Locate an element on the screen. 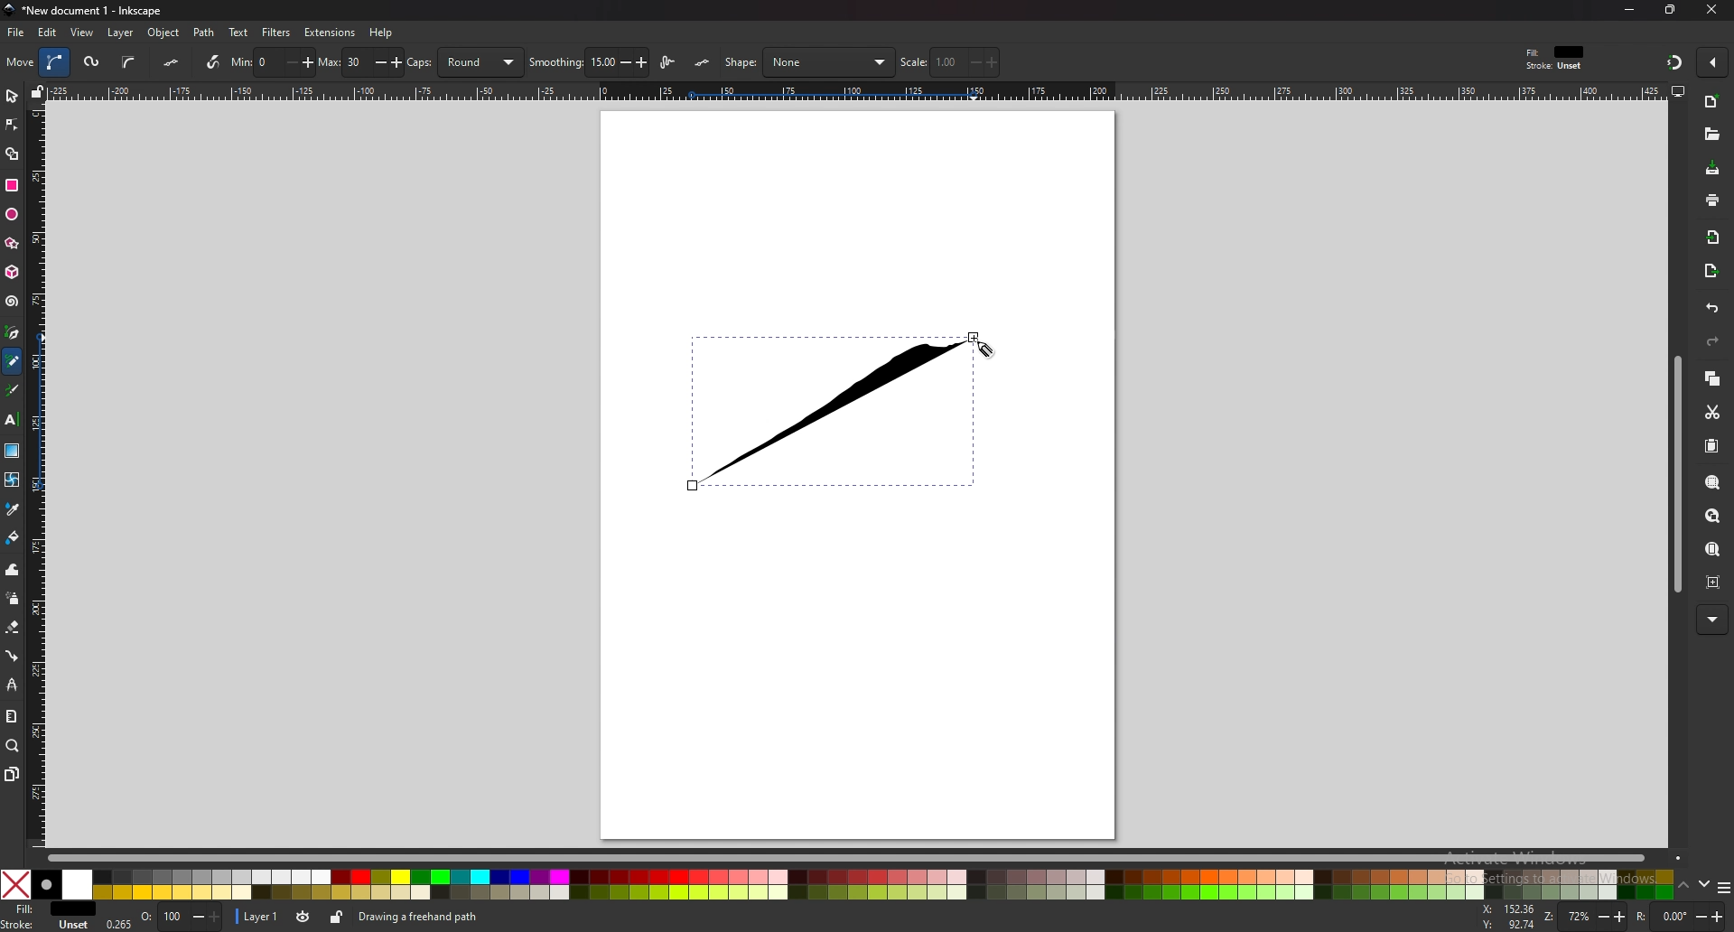  paste is located at coordinates (1711, 446).